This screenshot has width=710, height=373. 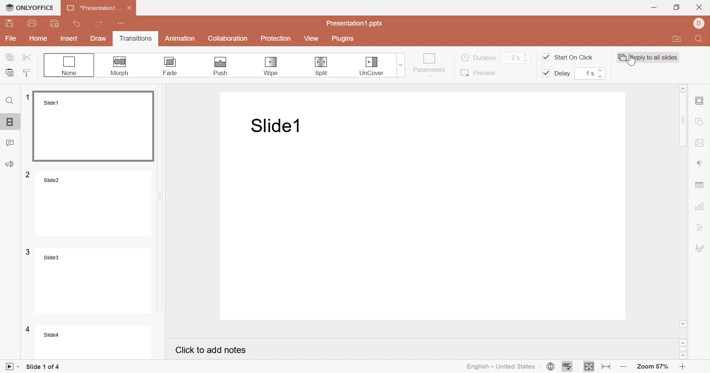 What do you see at coordinates (10, 142) in the screenshot?
I see `Comments` at bounding box center [10, 142].